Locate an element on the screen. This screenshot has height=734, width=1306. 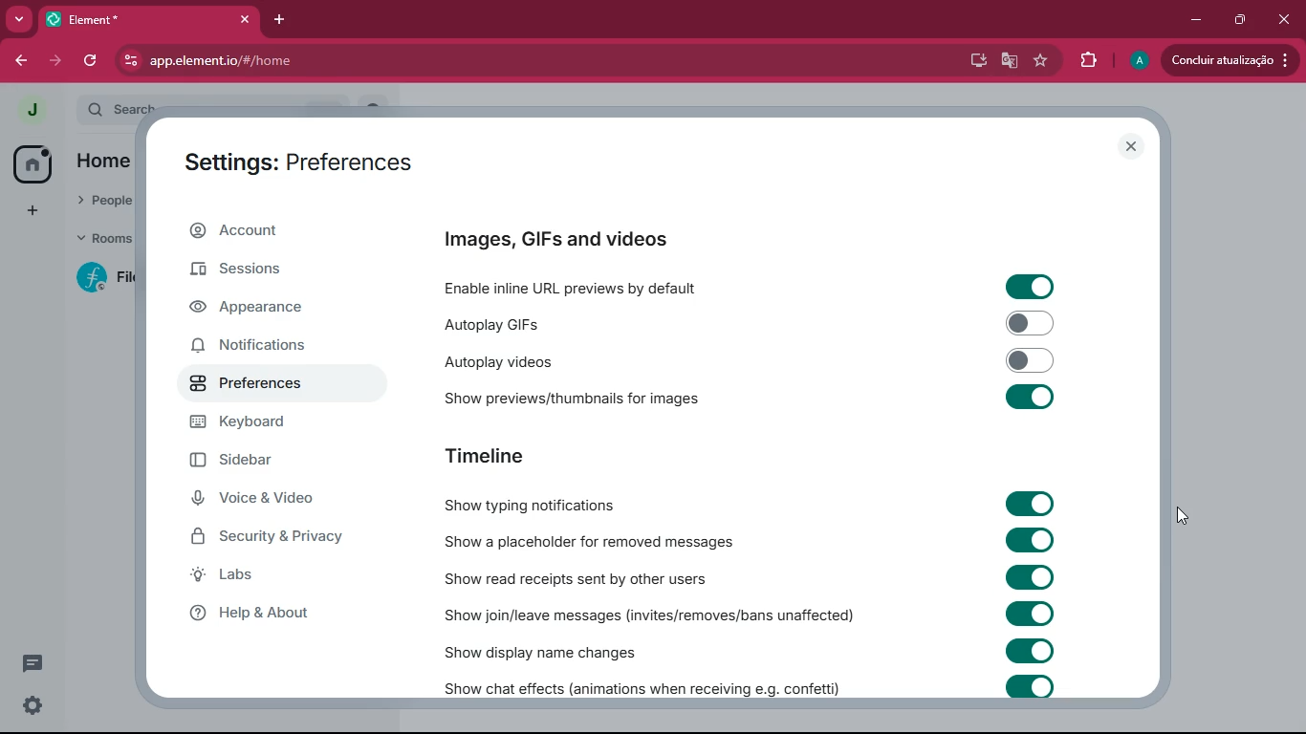
close tab is located at coordinates (245, 20).